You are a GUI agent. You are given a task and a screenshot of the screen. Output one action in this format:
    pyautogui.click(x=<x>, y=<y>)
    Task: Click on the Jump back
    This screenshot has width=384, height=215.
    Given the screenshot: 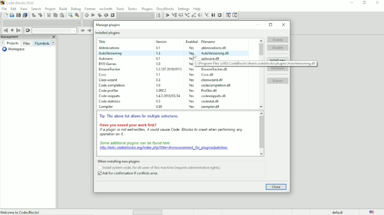 What is the action you would take?
    pyautogui.click(x=5, y=30)
    